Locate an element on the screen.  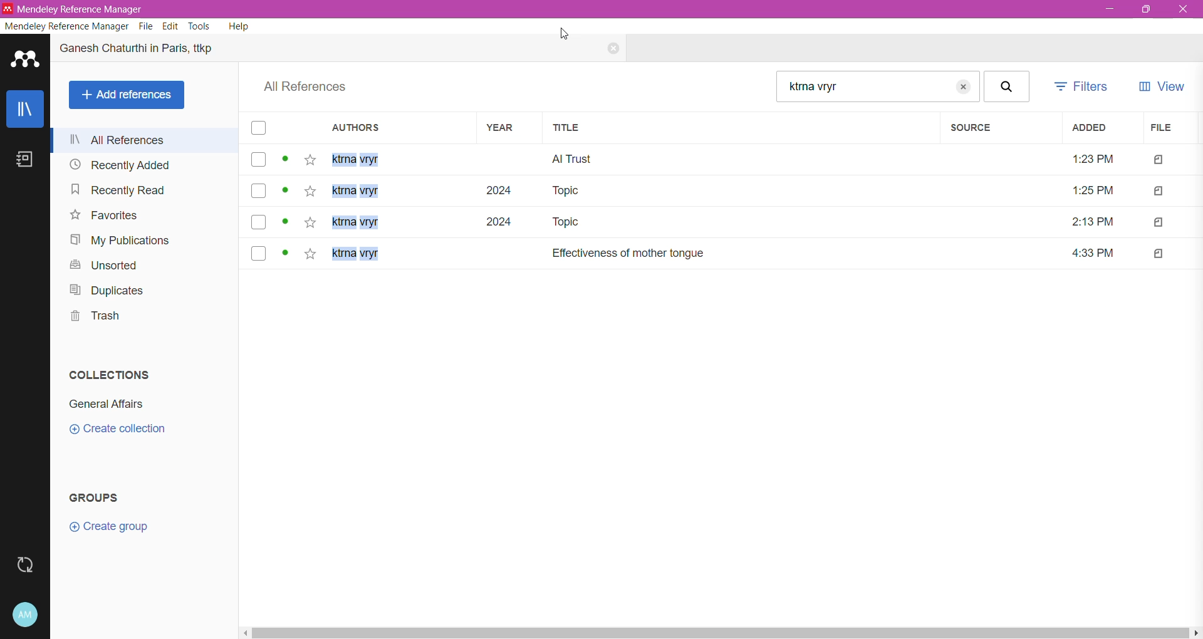
Year is located at coordinates (512, 128).